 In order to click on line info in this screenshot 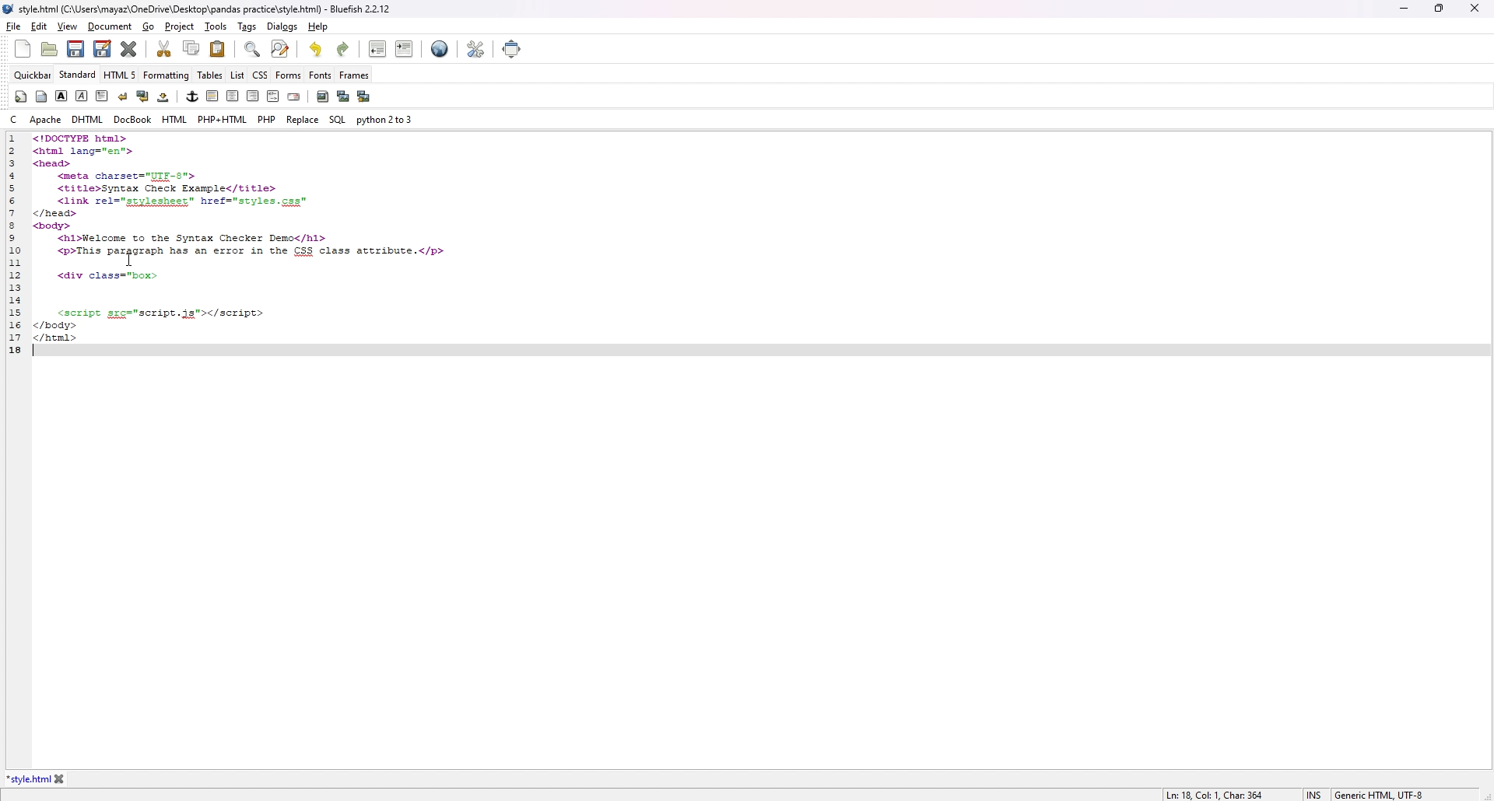, I will do `click(1220, 792)`.